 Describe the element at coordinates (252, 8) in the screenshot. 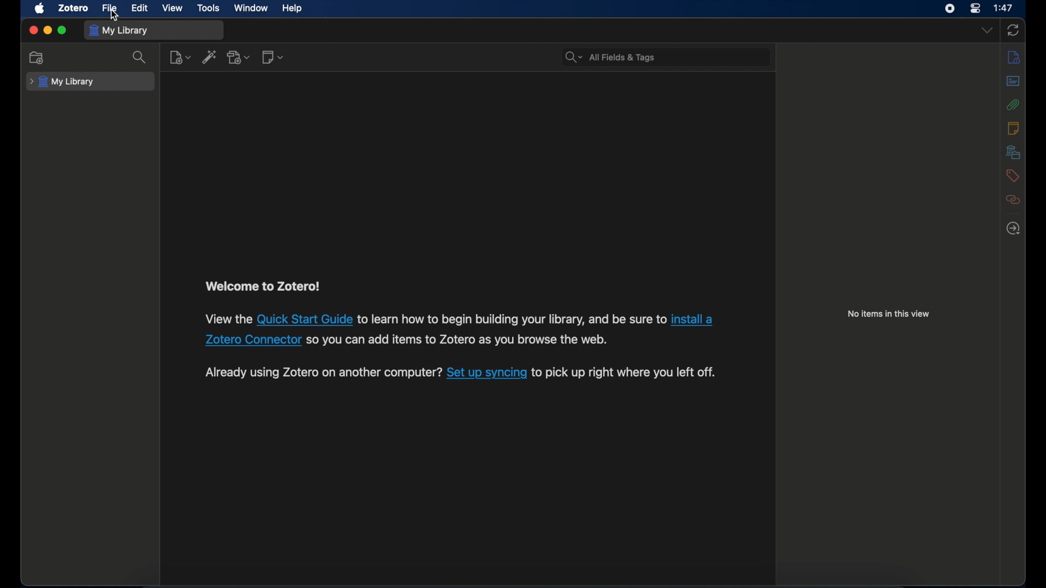

I see `window` at that location.